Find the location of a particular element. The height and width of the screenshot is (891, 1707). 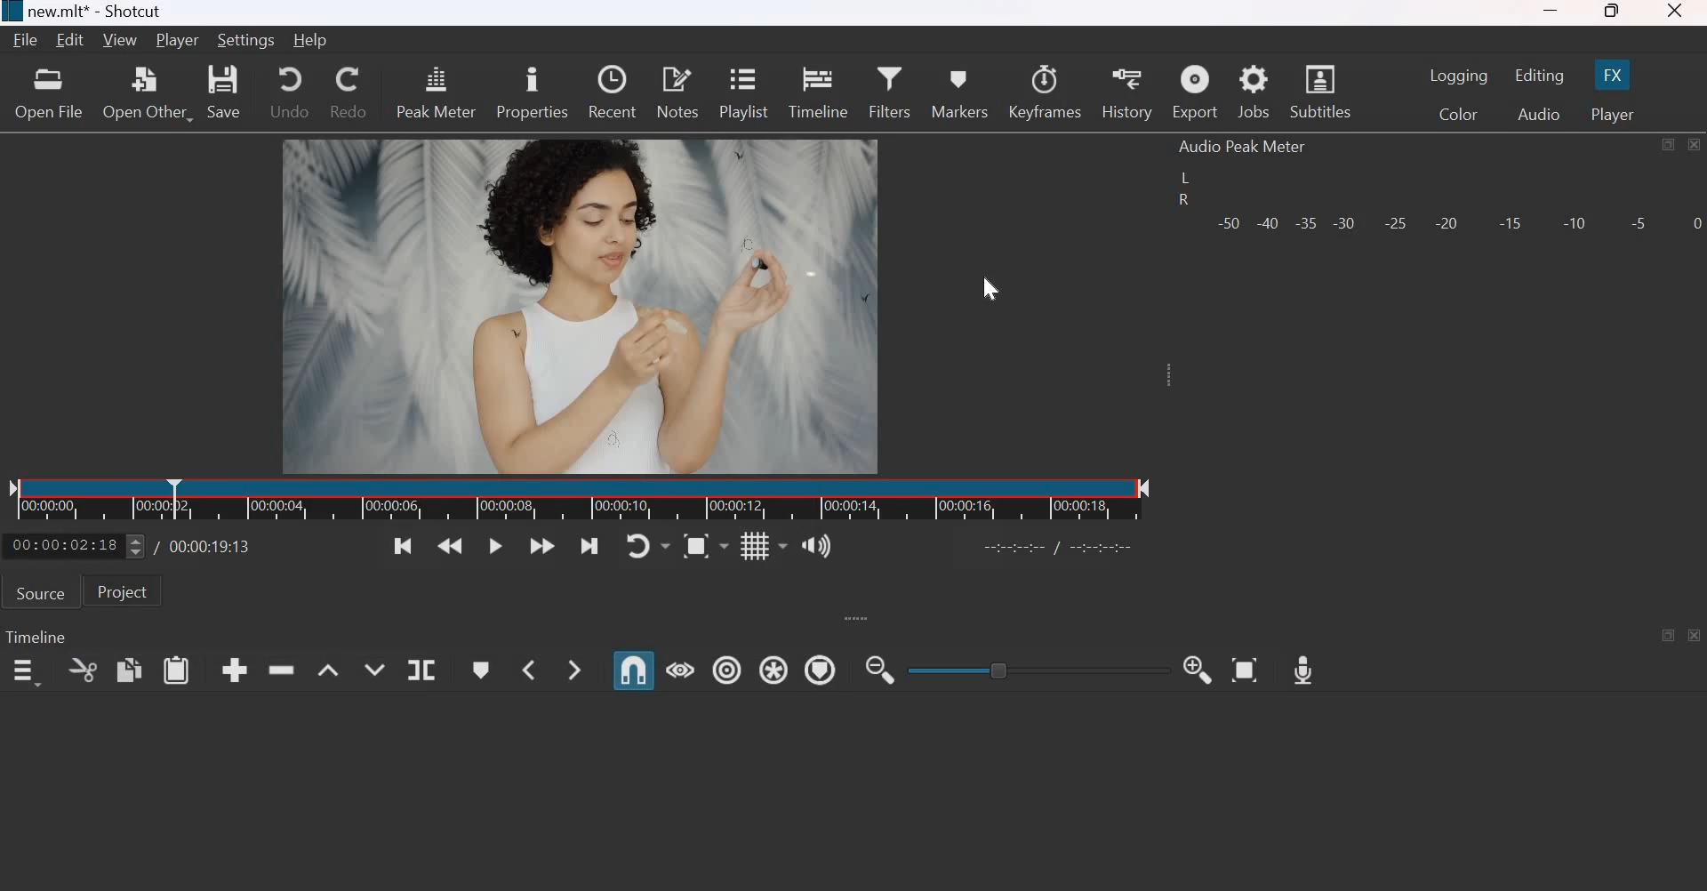

Timeline is located at coordinates (817, 90).